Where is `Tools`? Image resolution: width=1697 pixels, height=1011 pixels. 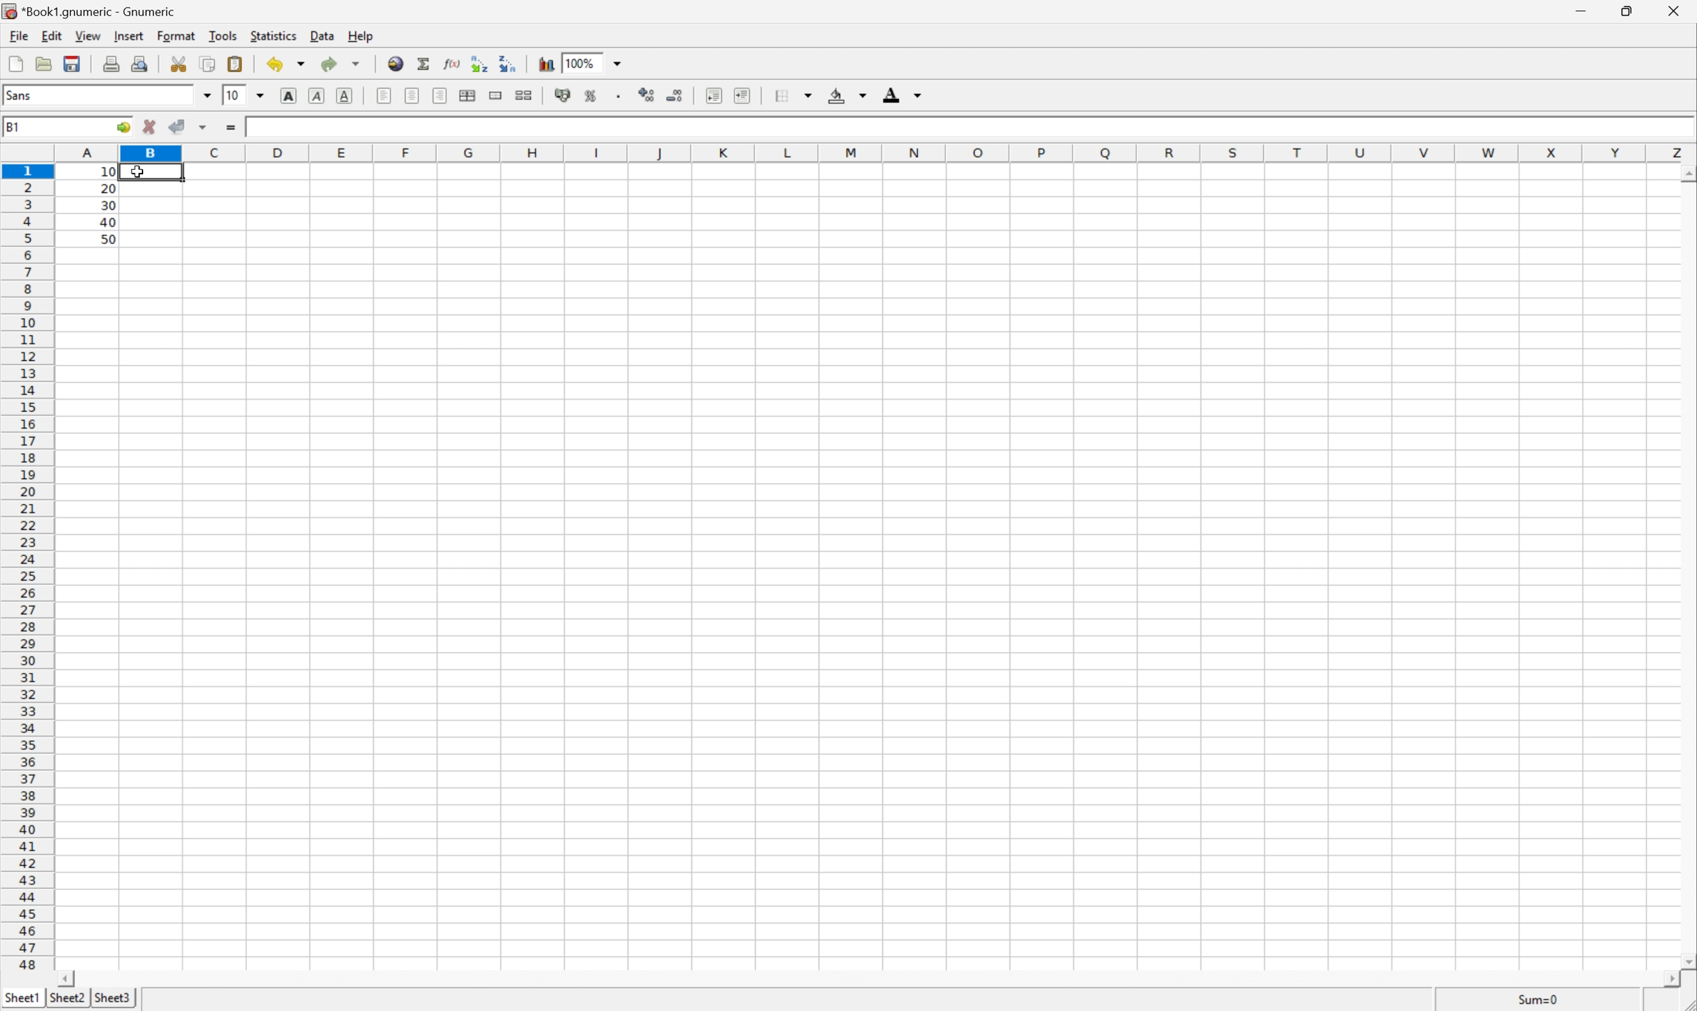
Tools is located at coordinates (221, 35).